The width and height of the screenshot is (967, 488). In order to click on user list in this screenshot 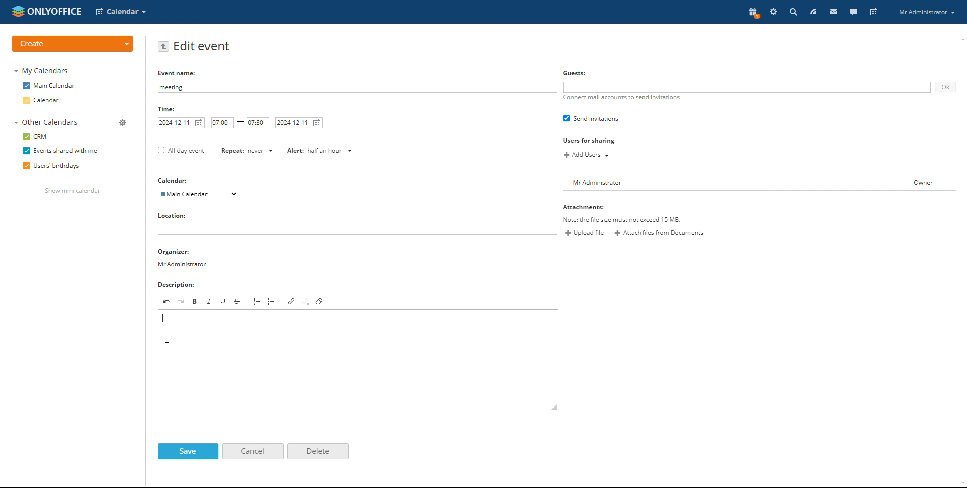, I will do `click(760, 182)`.